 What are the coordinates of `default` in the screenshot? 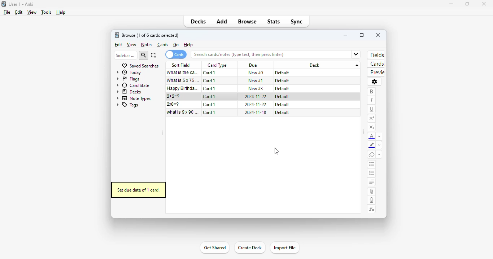 It's located at (282, 105).